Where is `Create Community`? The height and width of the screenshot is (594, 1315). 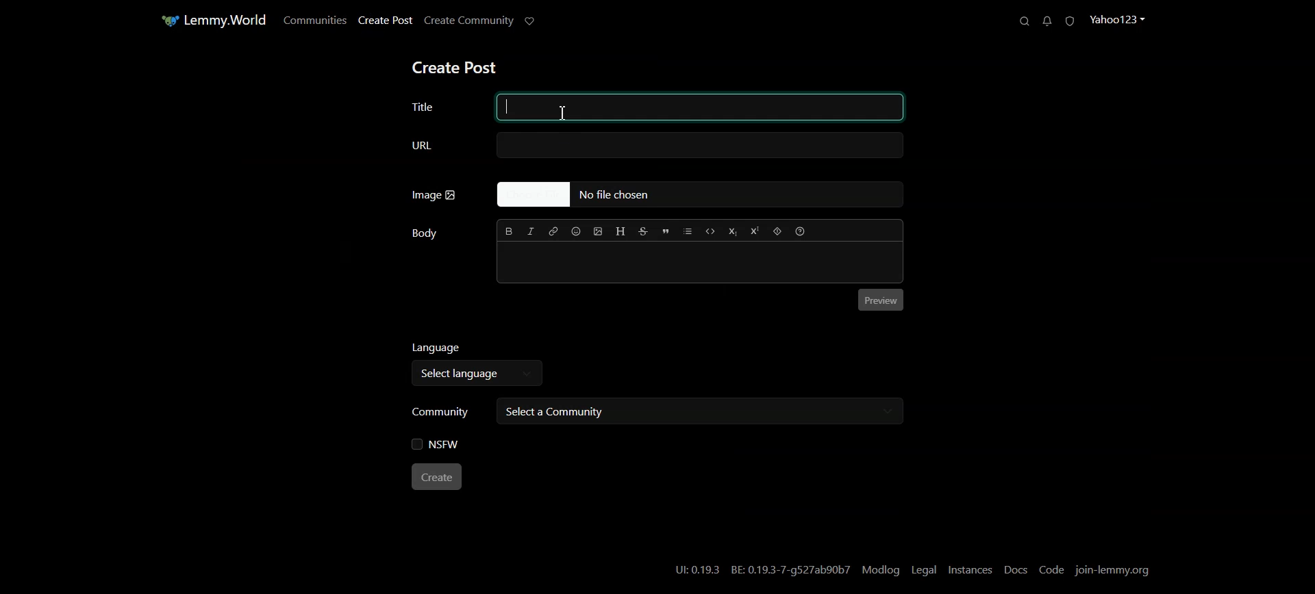
Create Community is located at coordinates (470, 21).